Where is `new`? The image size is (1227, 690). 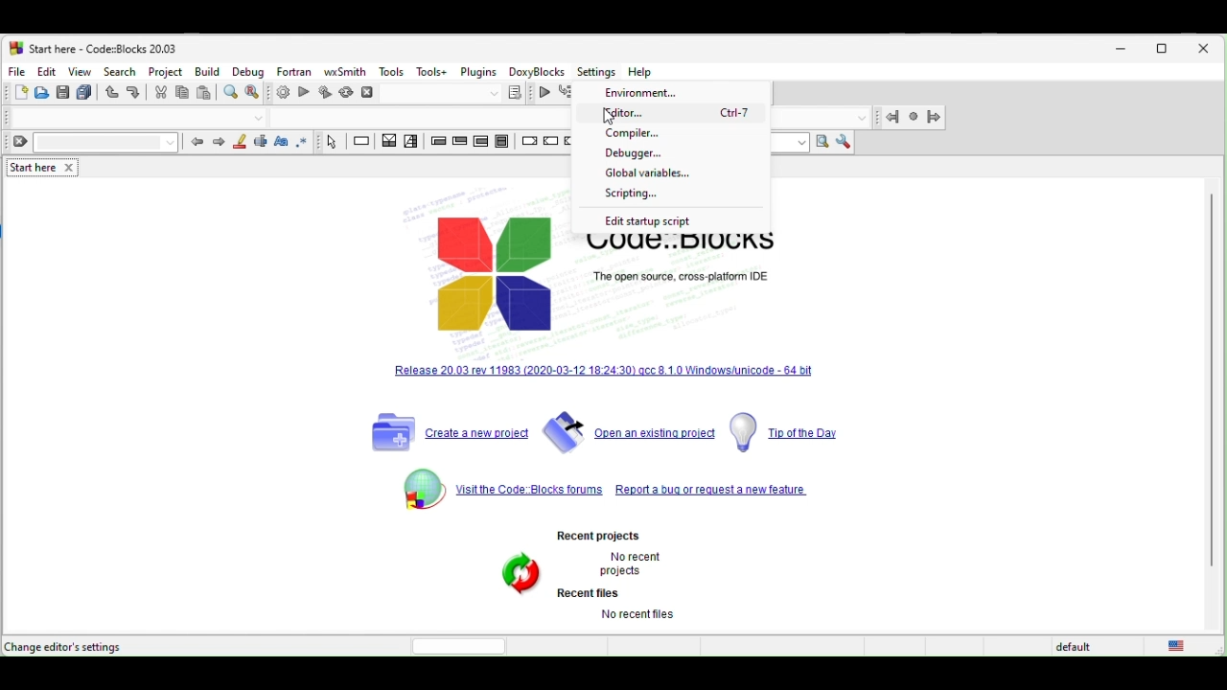 new is located at coordinates (15, 93).